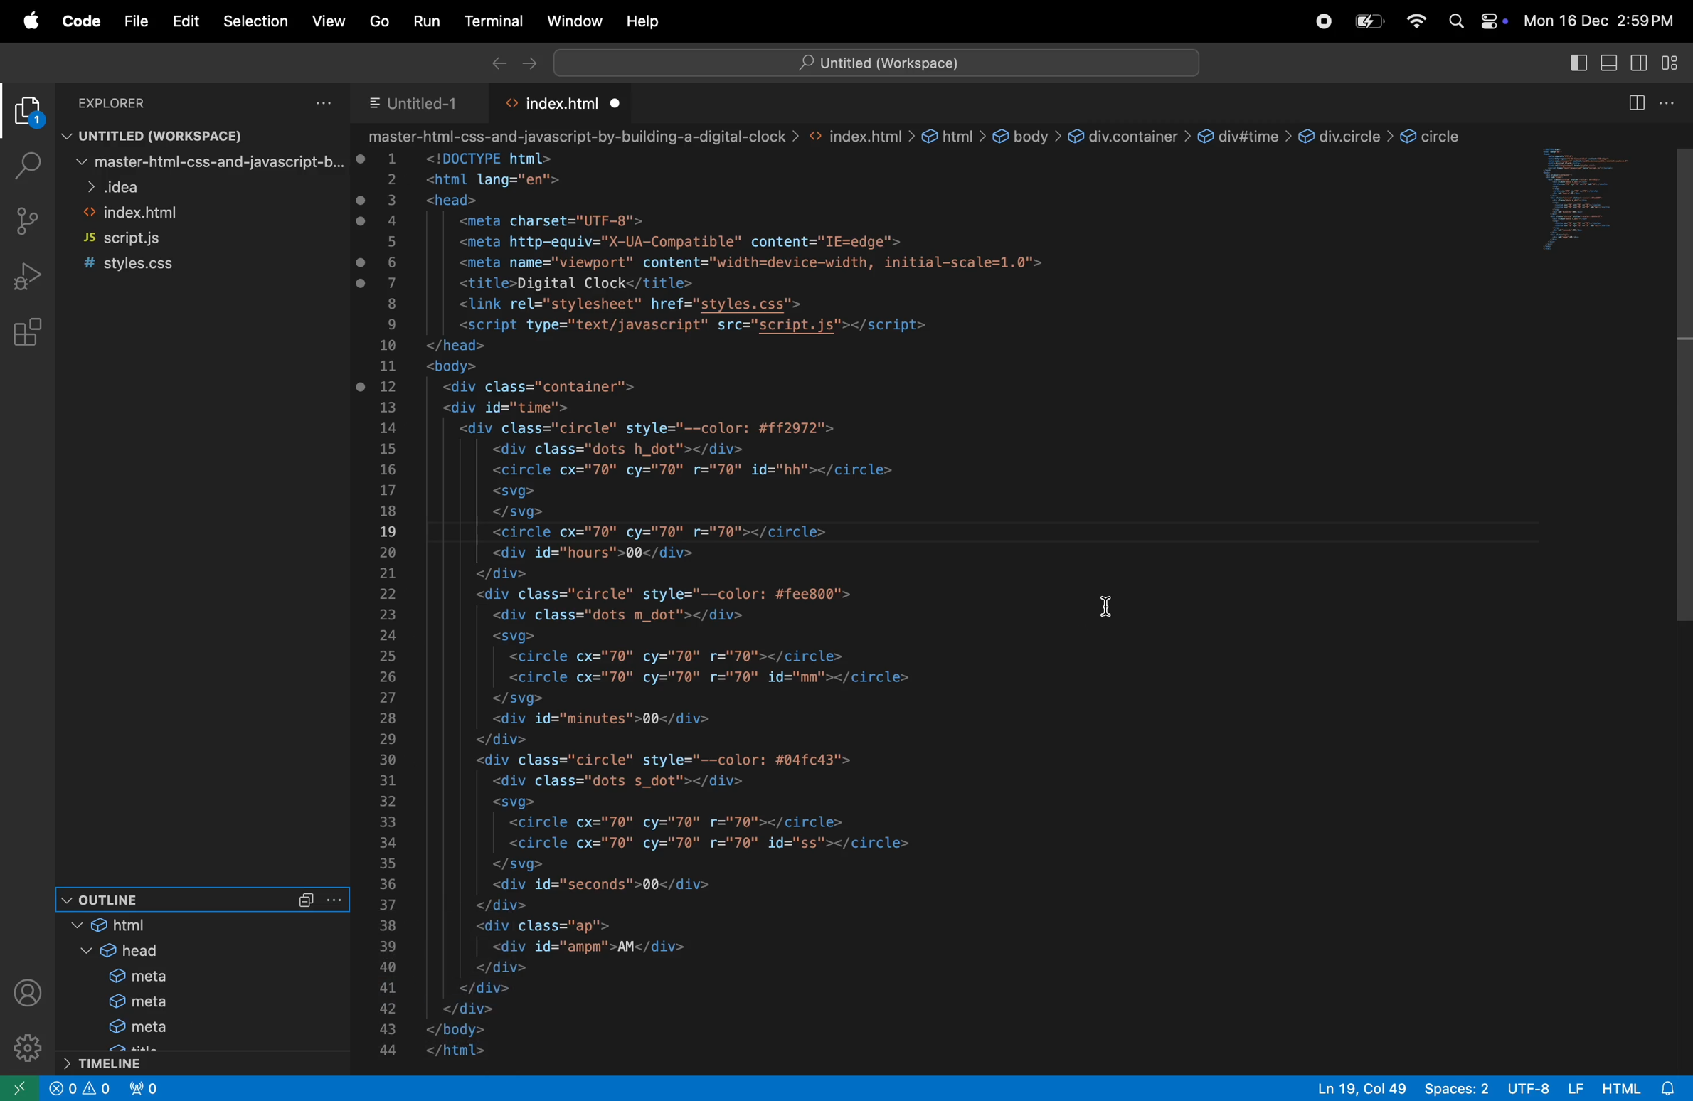 The width and height of the screenshot is (1693, 1101). I want to click on code, so click(77, 21).